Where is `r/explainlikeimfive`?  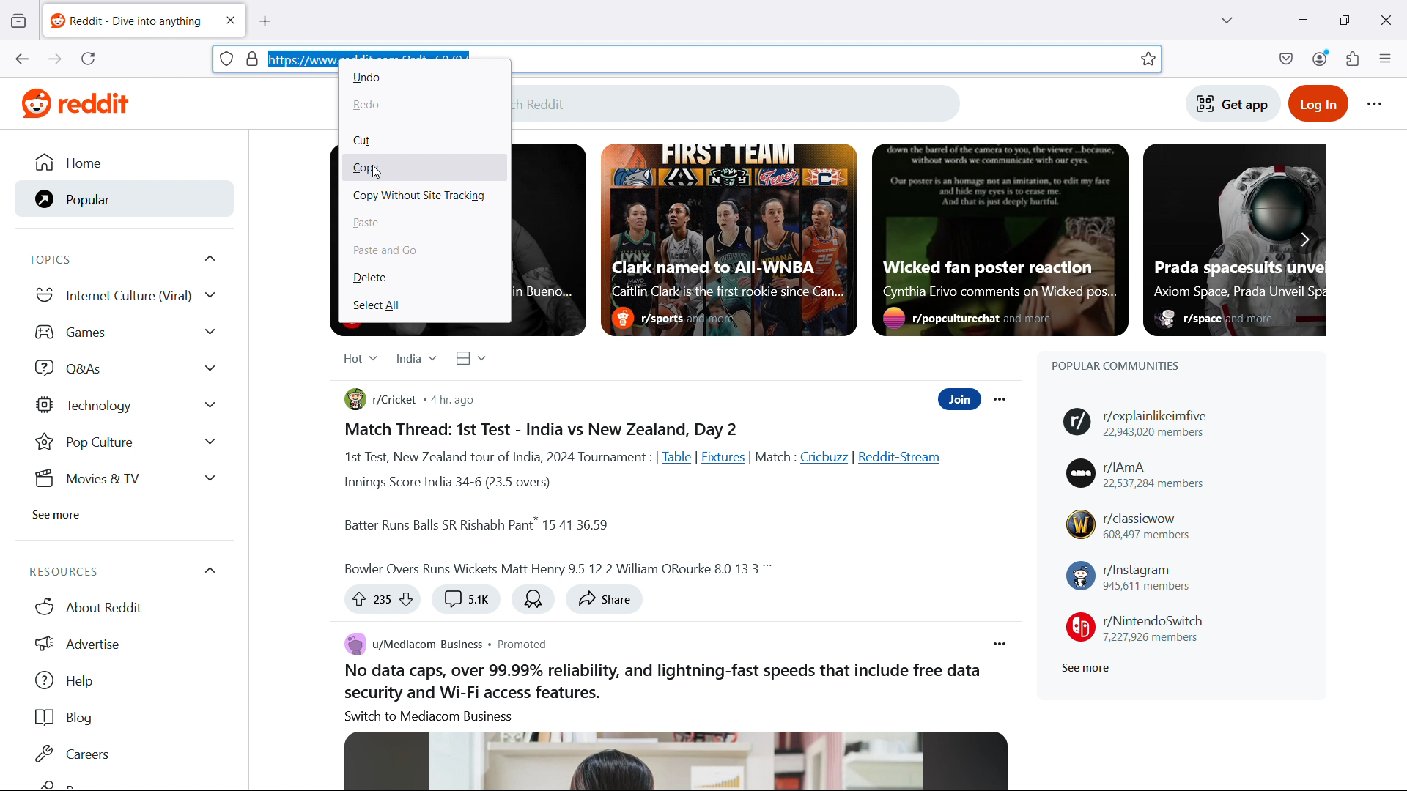 r/explainlikeimfive is located at coordinates (1144, 423).